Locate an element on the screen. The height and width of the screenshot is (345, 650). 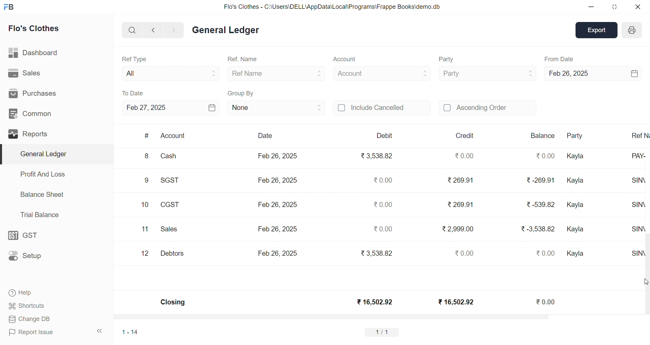
MINIMIZE is located at coordinates (591, 7).